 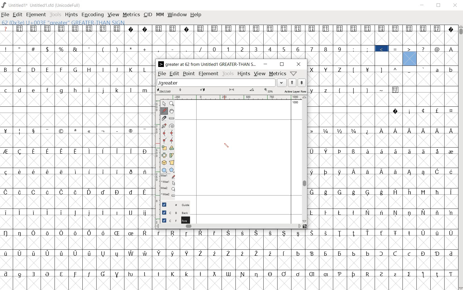 I want to click on show the previous word on the list, so click(x=302, y=83).